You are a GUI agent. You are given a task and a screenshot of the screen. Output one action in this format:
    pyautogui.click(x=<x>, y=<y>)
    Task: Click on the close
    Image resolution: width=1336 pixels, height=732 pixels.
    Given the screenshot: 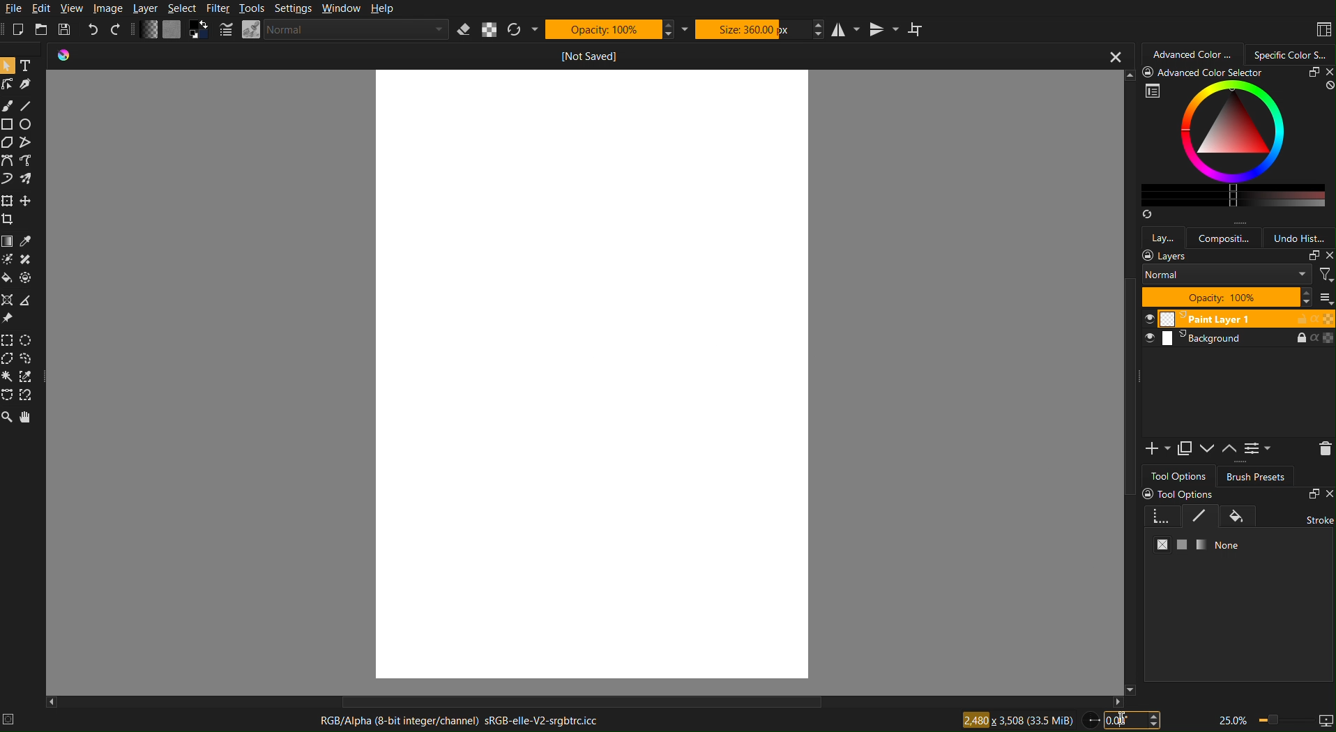 What is the action you would take?
    pyautogui.click(x=1112, y=57)
    